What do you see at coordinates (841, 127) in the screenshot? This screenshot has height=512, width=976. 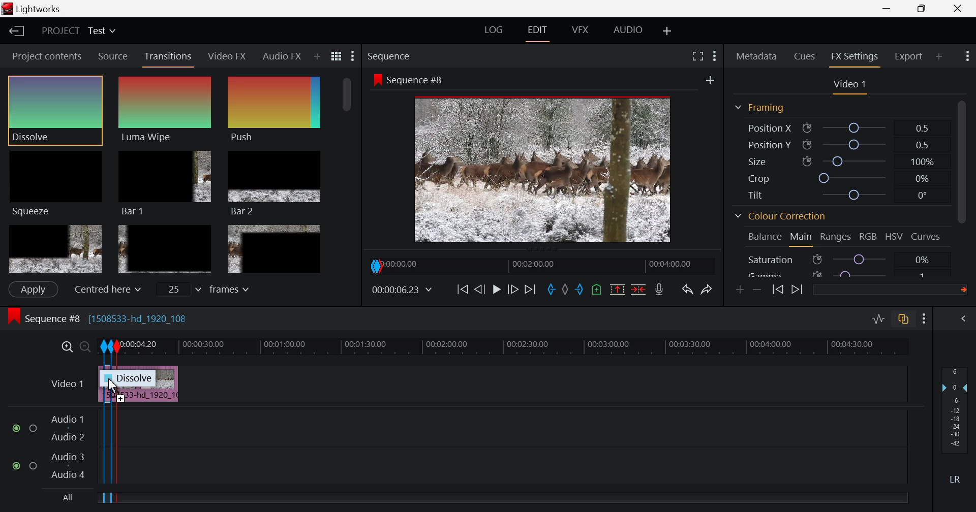 I see `Position X` at bounding box center [841, 127].